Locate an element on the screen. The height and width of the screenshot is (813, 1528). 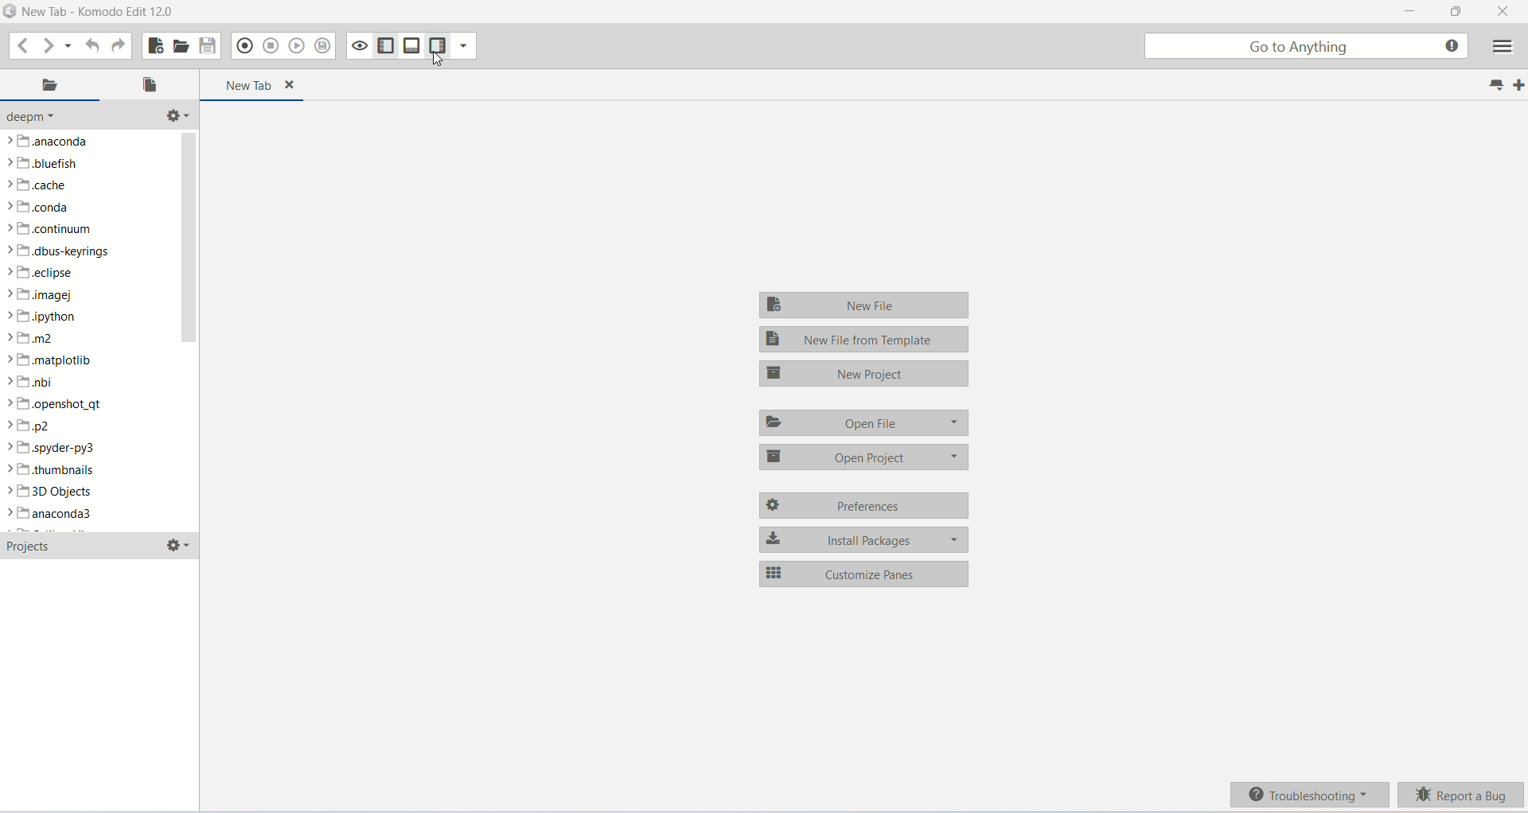
preferences is located at coordinates (863, 506).